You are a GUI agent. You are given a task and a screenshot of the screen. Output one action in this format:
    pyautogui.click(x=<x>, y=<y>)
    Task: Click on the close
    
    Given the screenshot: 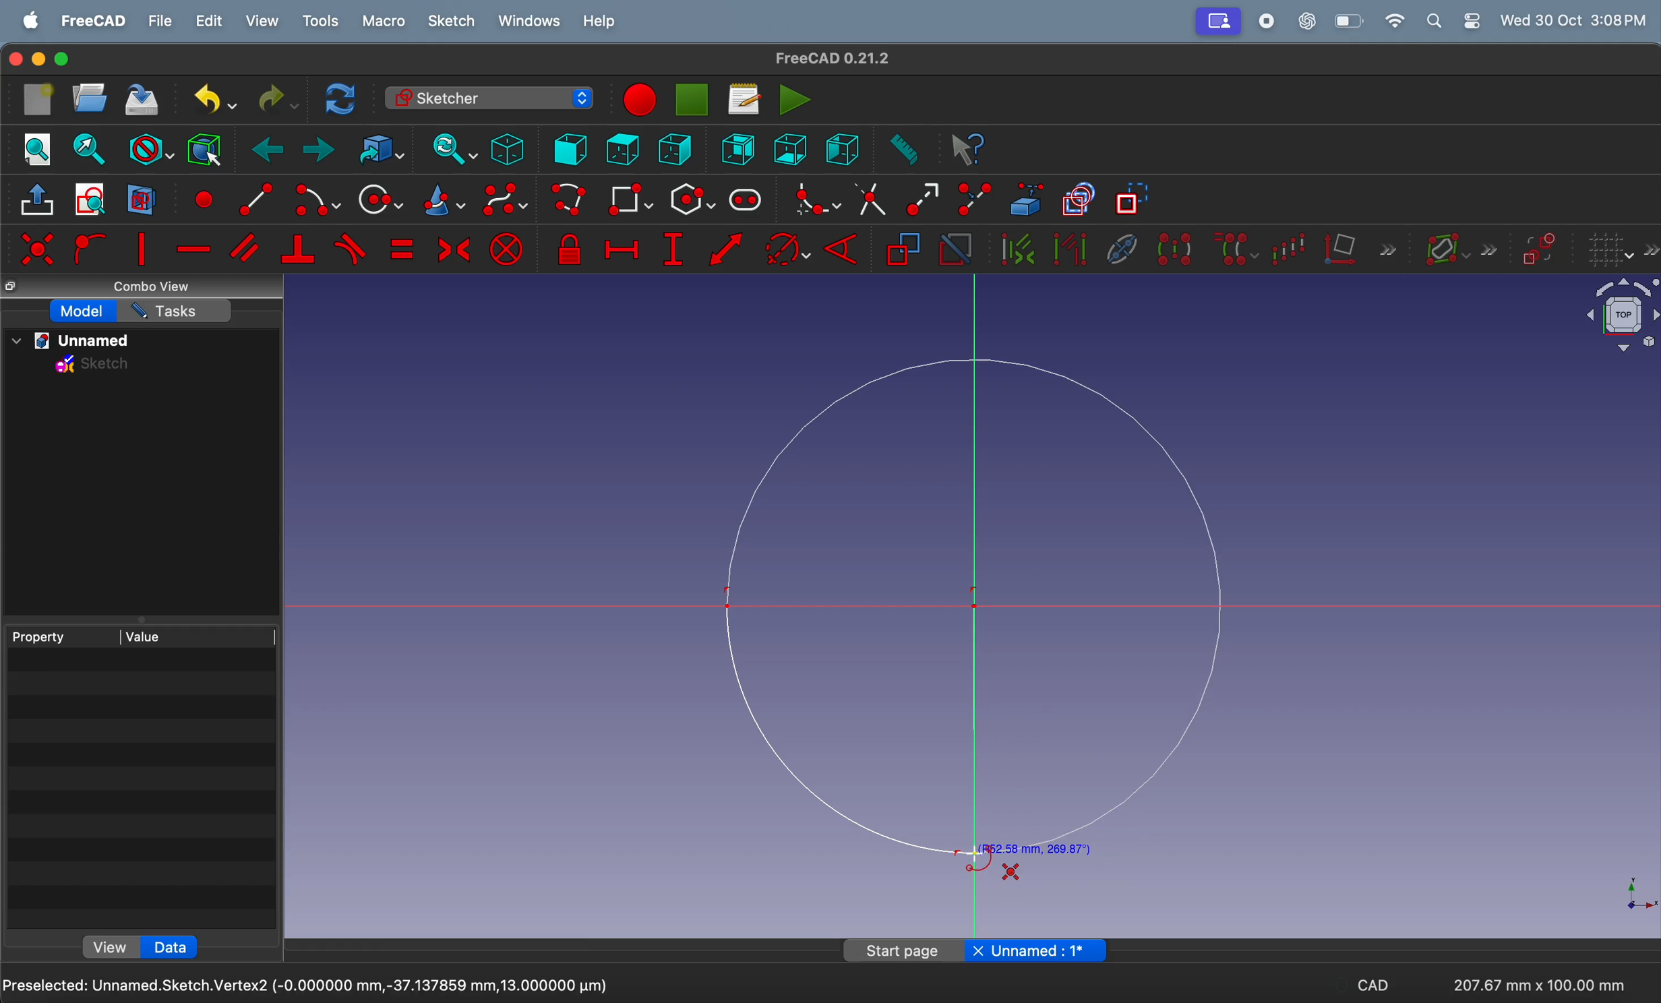 What is the action you would take?
    pyautogui.click(x=13, y=60)
    